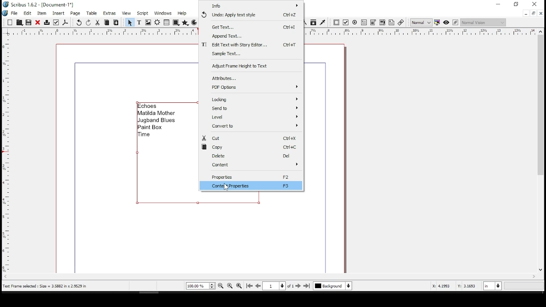 The width and height of the screenshot is (546, 307). Describe the element at coordinates (251, 109) in the screenshot. I see `send to` at that location.